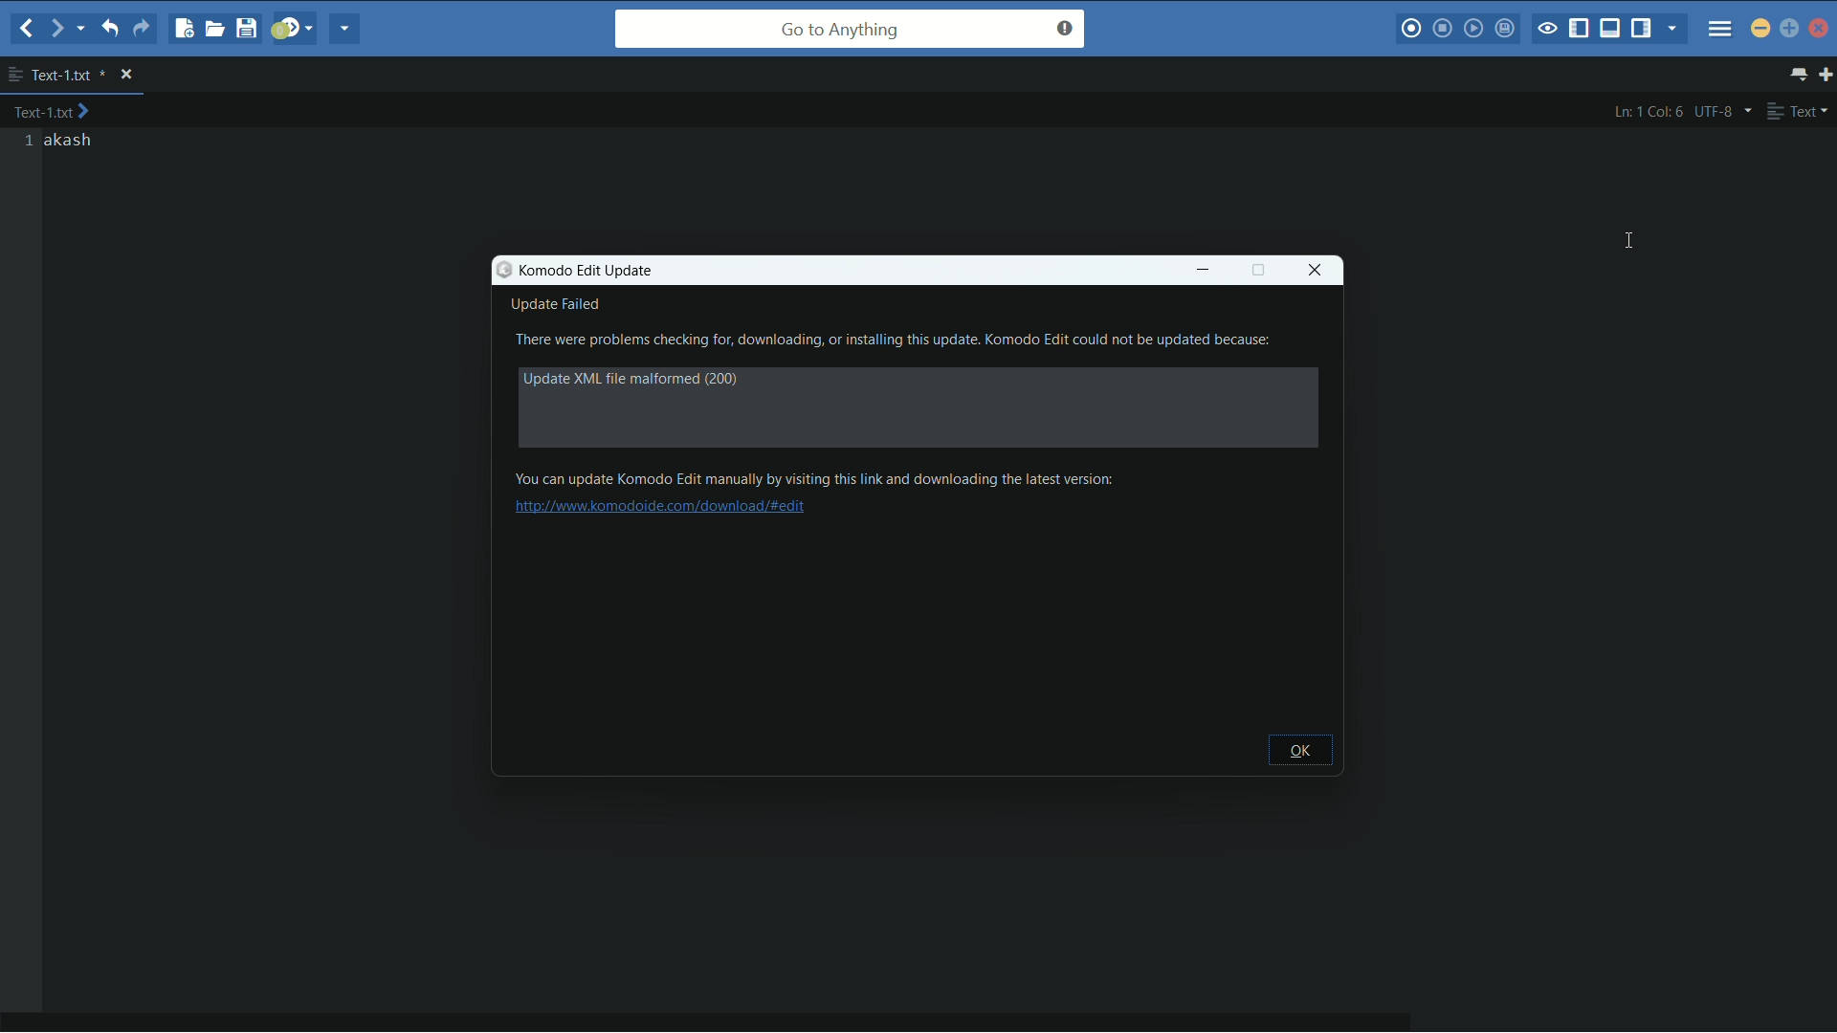 The height and width of the screenshot is (1033, 1837). Describe the element at coordinates (1677, 28) in the screenshot. I see `show specific sidebar/tab` at that location.